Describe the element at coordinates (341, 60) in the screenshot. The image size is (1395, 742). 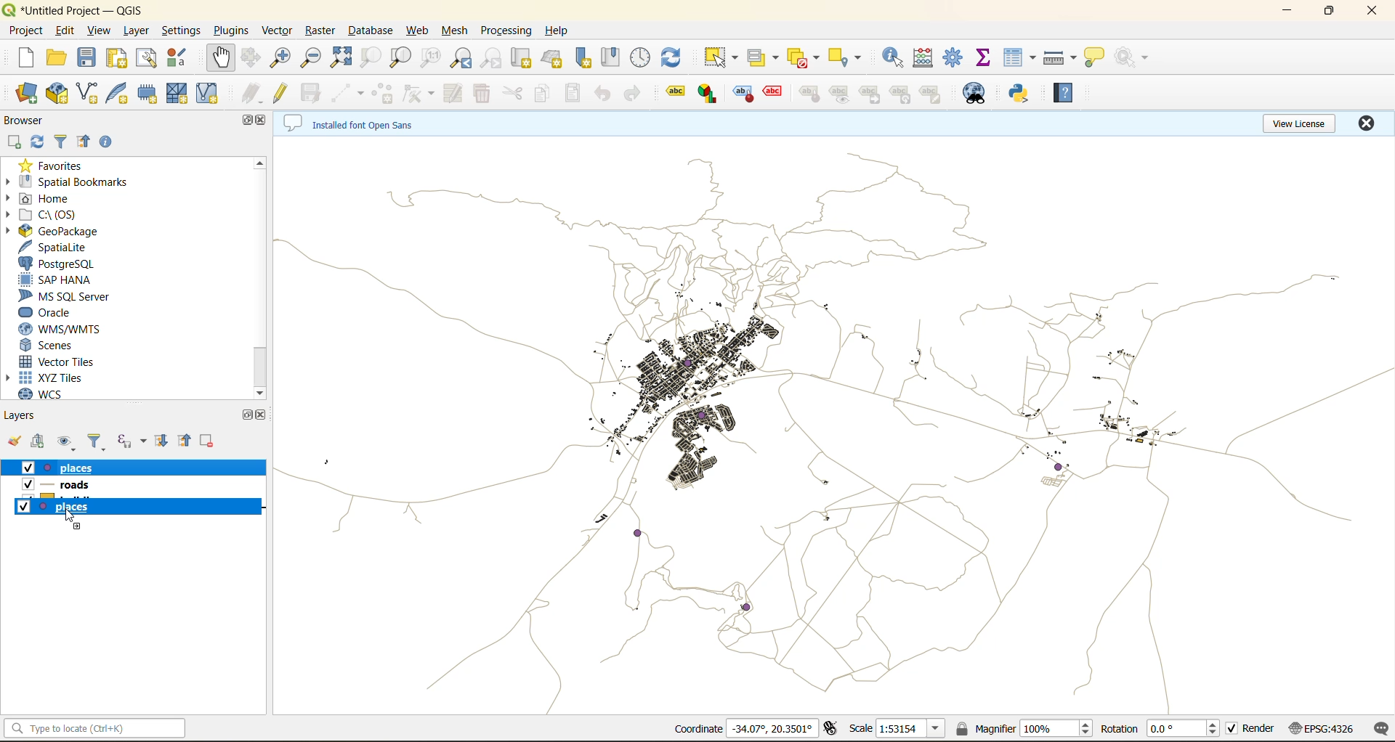
I see `zoom full` at that location.